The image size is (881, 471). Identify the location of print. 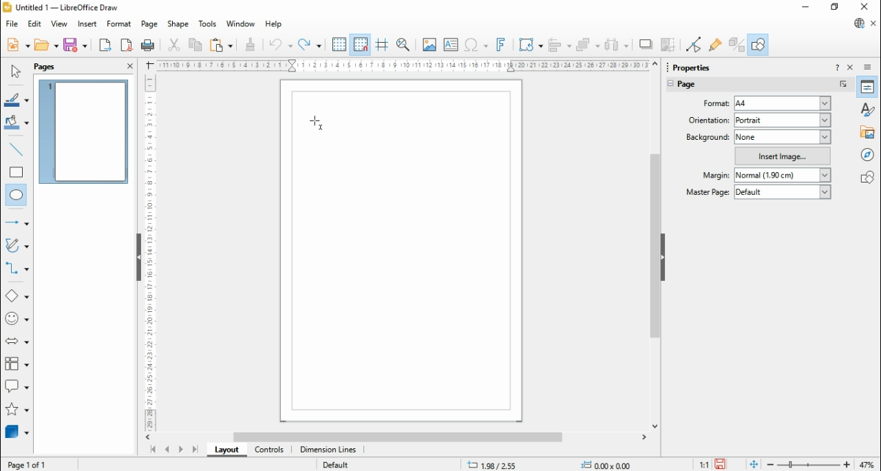
(147, 45).